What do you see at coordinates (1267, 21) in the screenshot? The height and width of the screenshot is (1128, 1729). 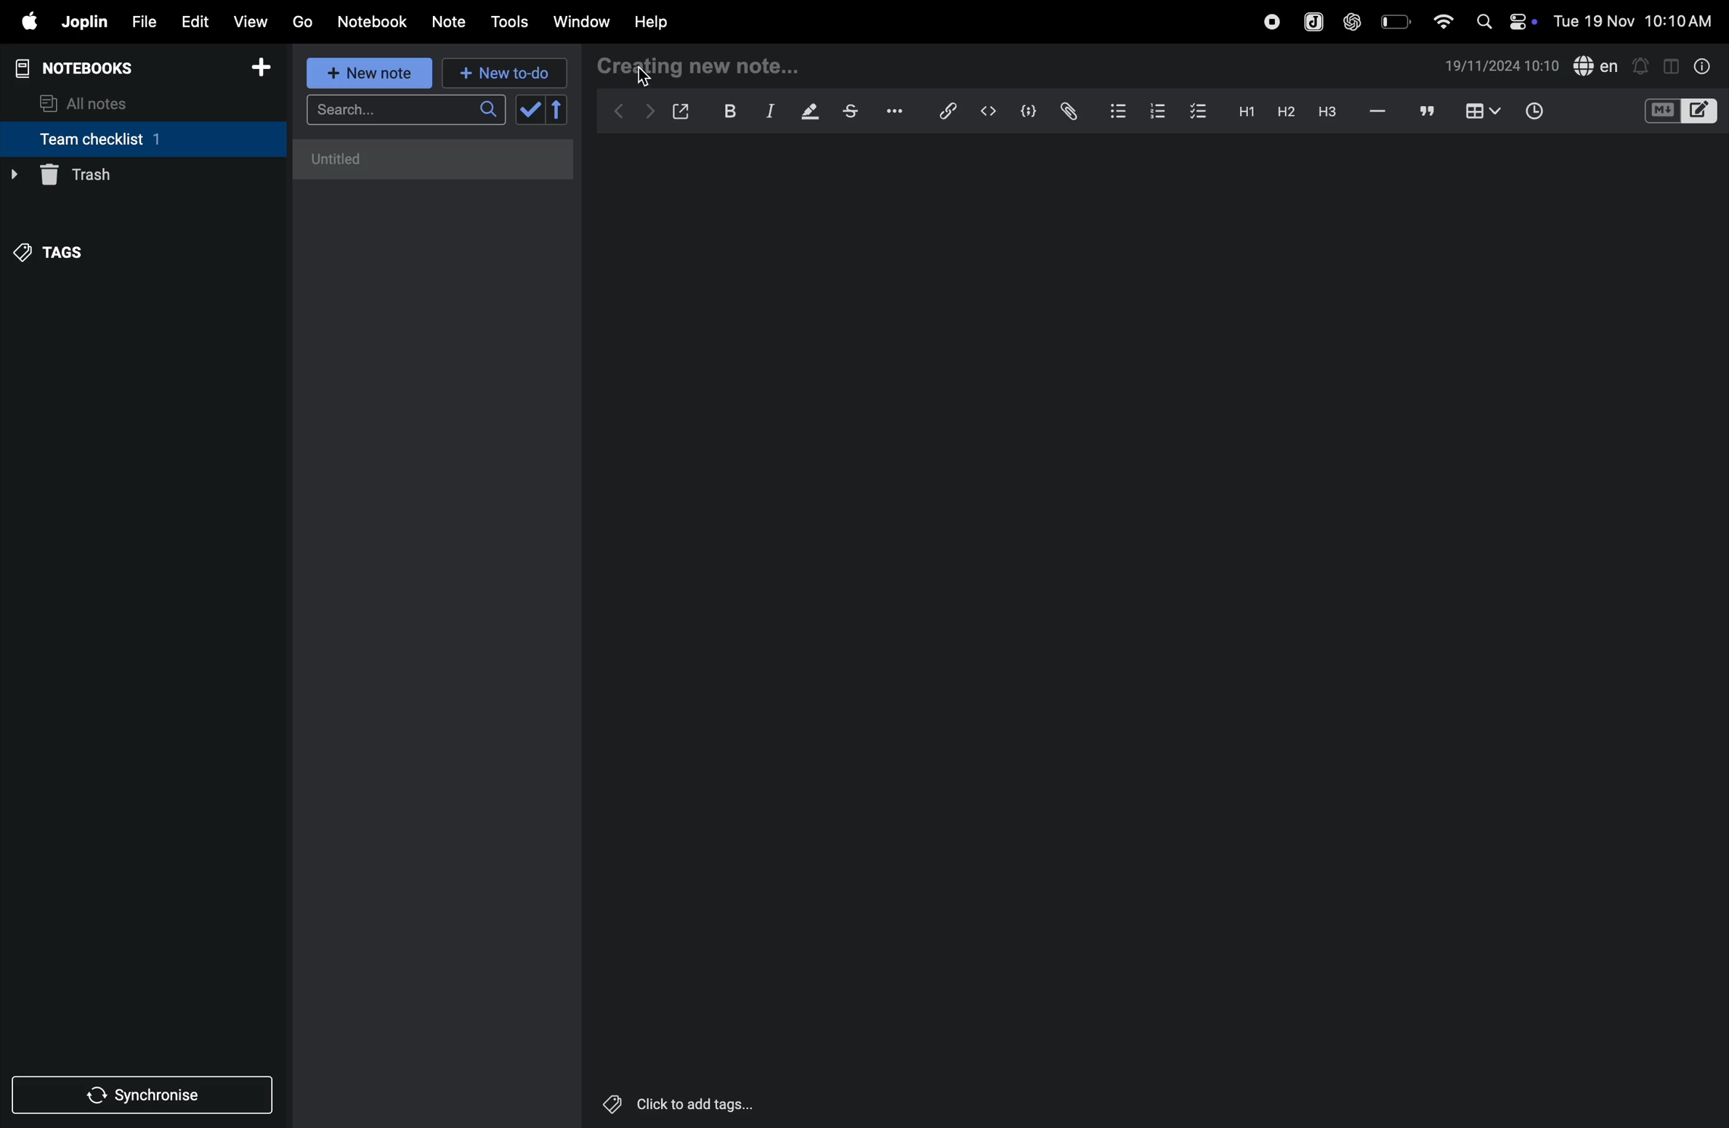 I see `record` at bounding box center [1267, 21].